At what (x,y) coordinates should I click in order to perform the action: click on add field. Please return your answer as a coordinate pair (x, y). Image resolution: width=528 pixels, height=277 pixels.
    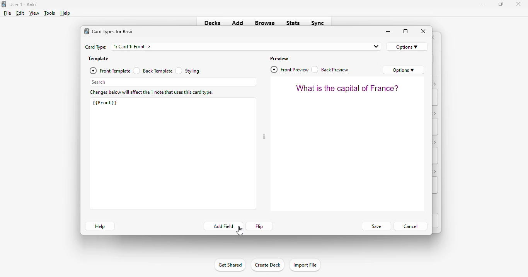
    Looking at the image, I should click on (223, 226).